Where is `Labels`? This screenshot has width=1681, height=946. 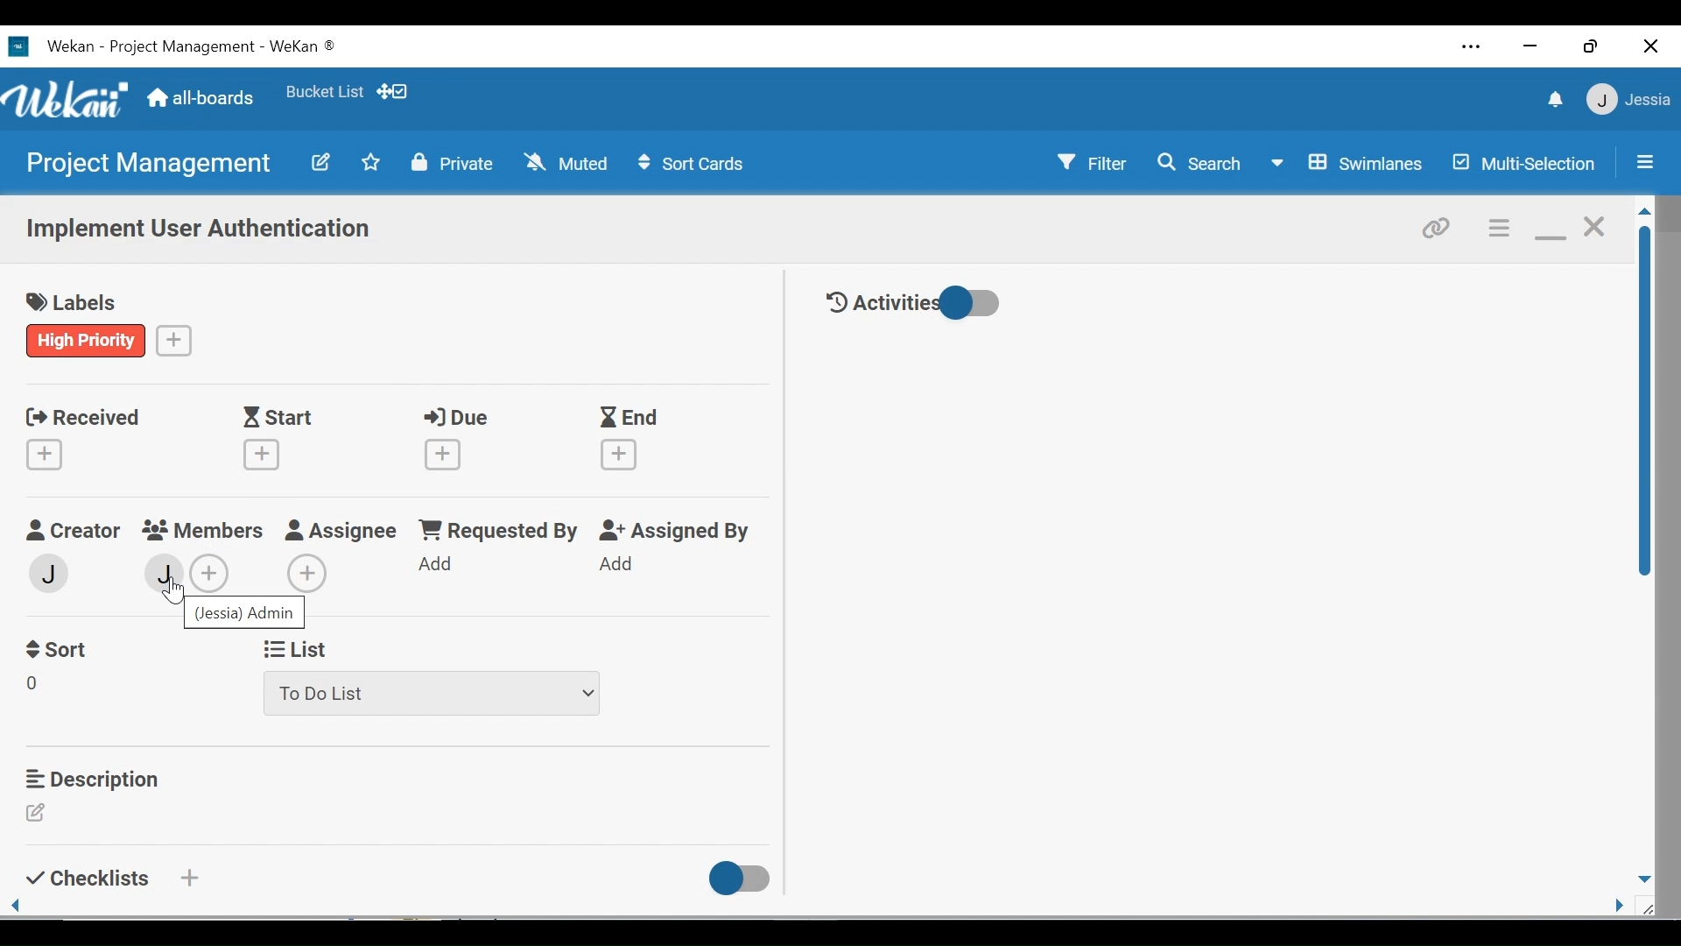 Labels is located at coordinates (73, 298).